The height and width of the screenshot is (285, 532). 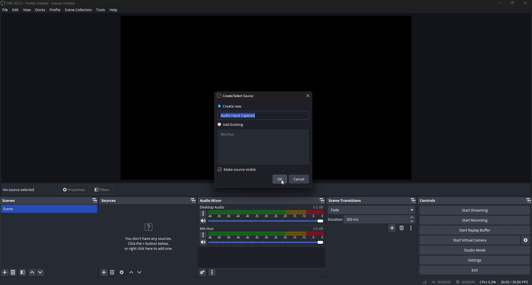 What do you see at coordinates (299, 179) in the screenshot?
I see `cancel` at bounding box center [299, 179].